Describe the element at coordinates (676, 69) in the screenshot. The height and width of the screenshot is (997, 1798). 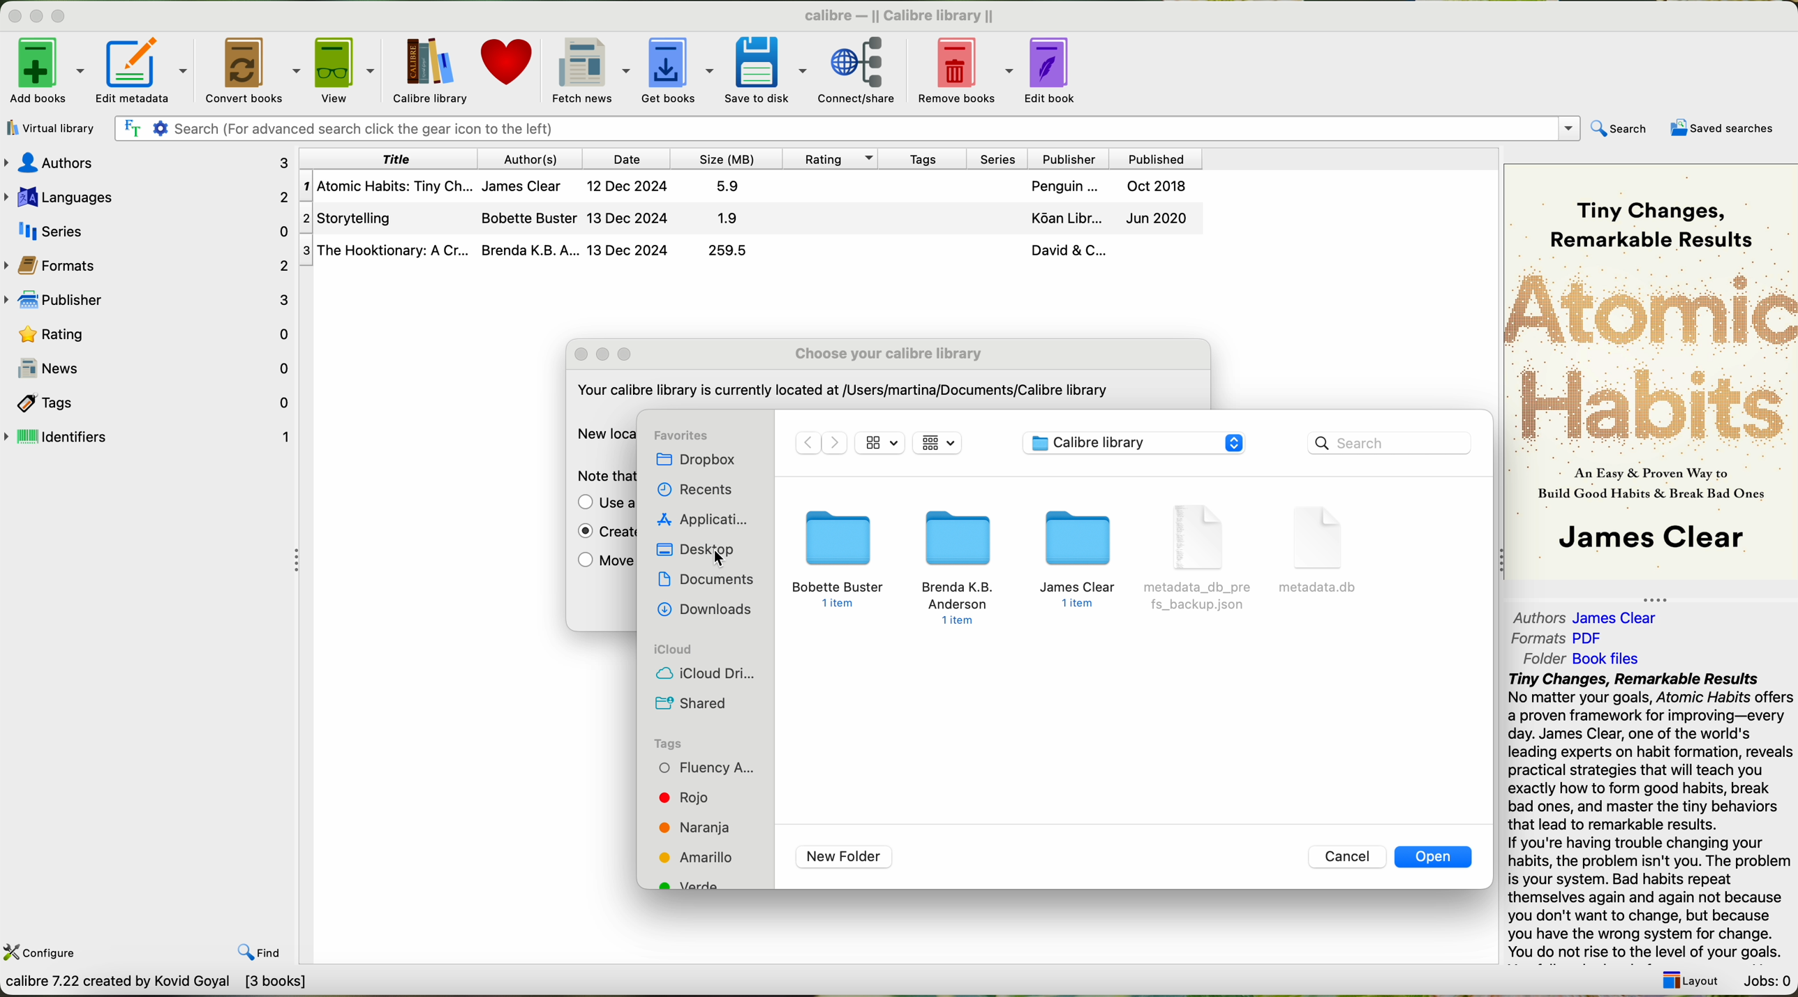
I see `get books` at that location.